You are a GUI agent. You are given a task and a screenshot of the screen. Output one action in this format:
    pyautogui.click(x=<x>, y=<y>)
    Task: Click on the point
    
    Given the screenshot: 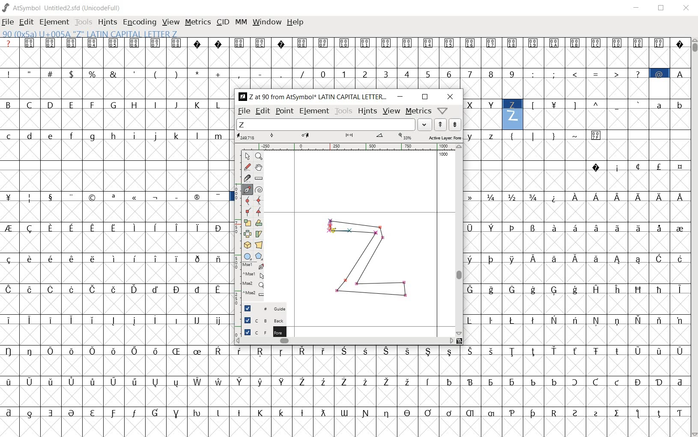 What is the action you would take?
    pyautogui.click(x=284, y=112)
    